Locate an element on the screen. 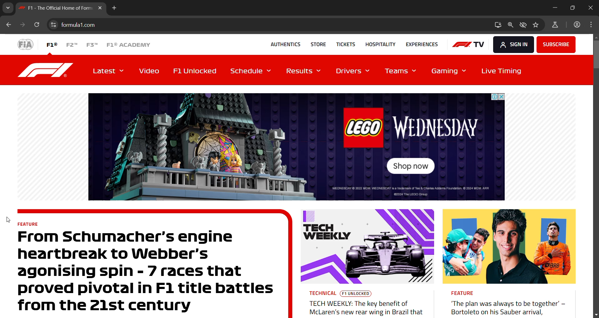 The image size is (599, 318). TV is located at coordinates (468, 44).